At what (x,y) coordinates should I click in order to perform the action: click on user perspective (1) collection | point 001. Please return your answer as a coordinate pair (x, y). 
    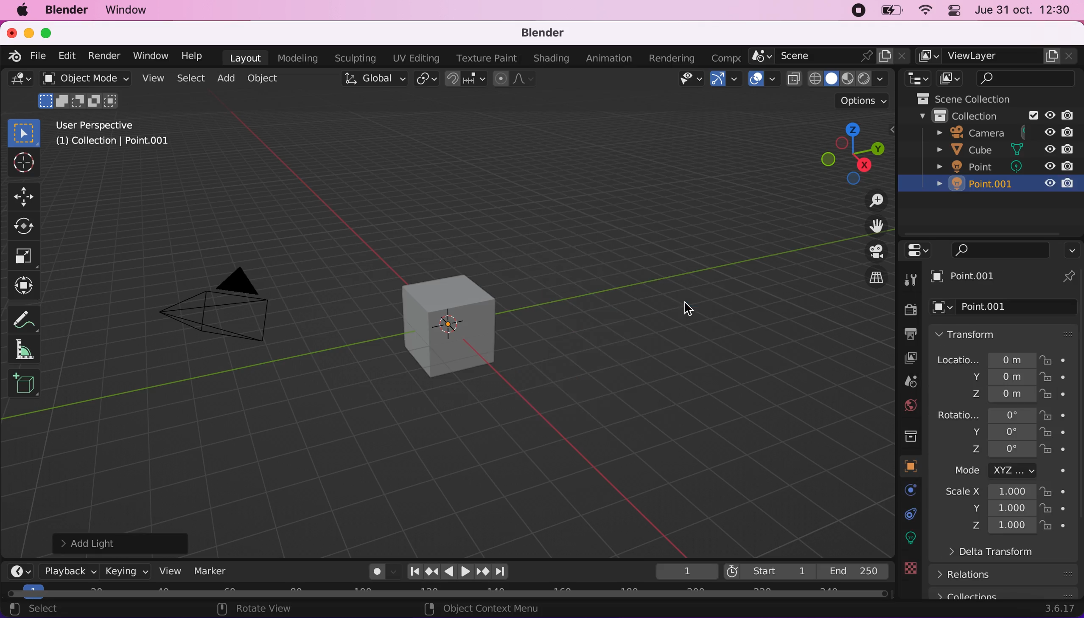
    Looking at the image, I should click on (115, 133).